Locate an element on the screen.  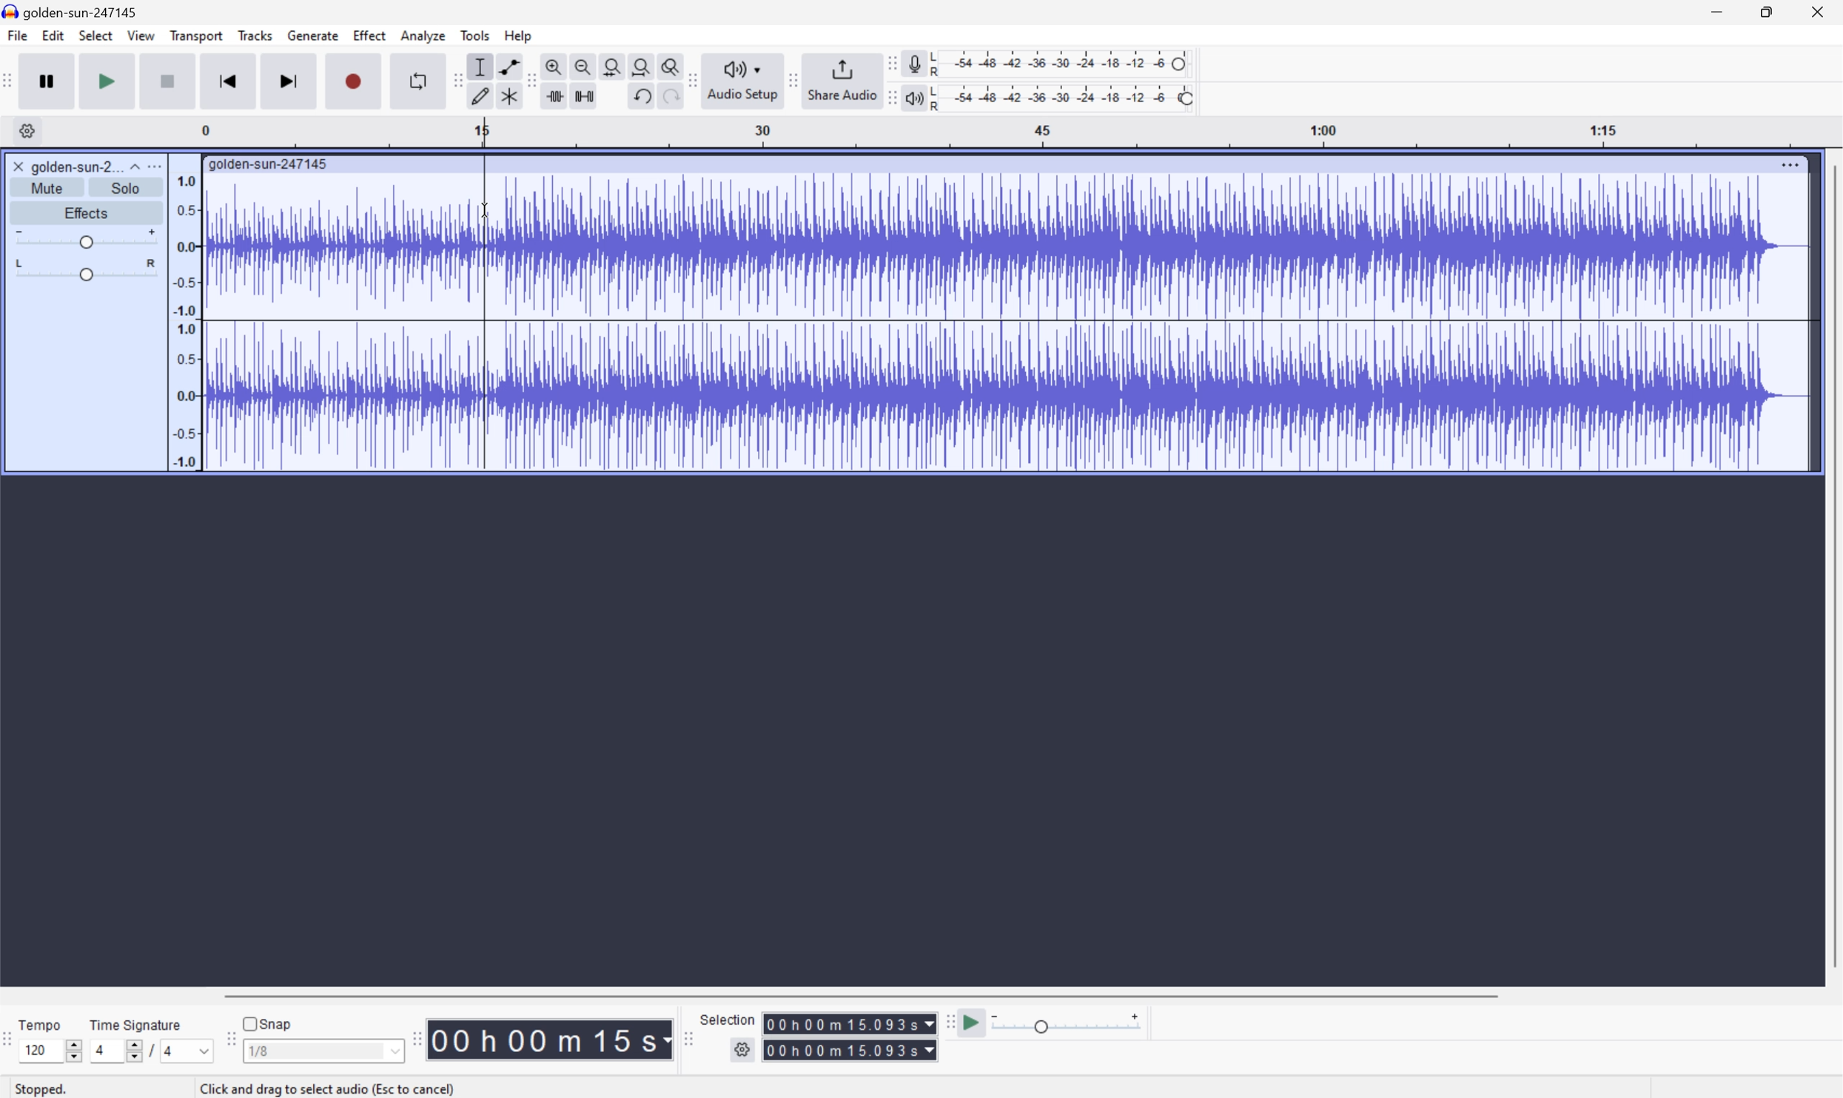
Audacity playback meter toolbar is located at coordinates (886, 100).